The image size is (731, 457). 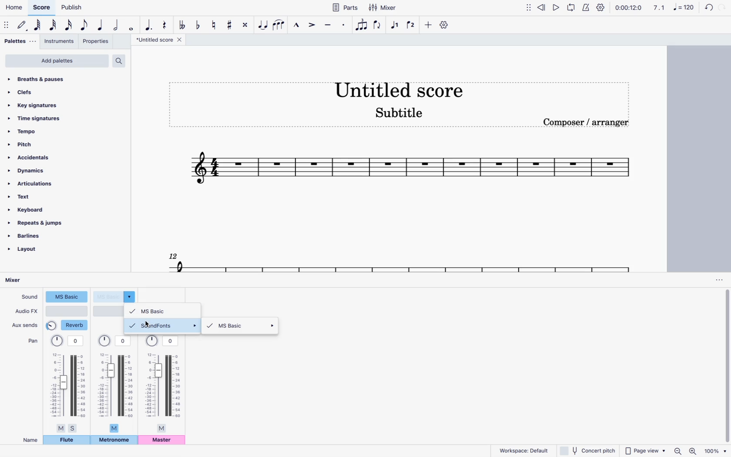 I want to click on more, so click(x=428, y=25).